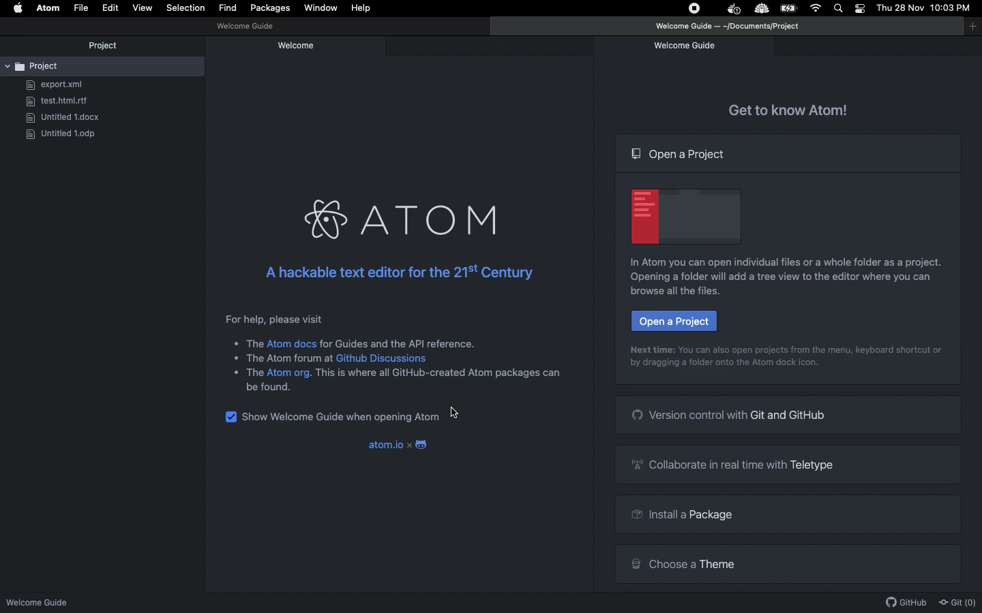 This screenshot has height=613, width=982. Describe the element at coordinates (76, 65) in the screenshot. I see `Project` at that location.